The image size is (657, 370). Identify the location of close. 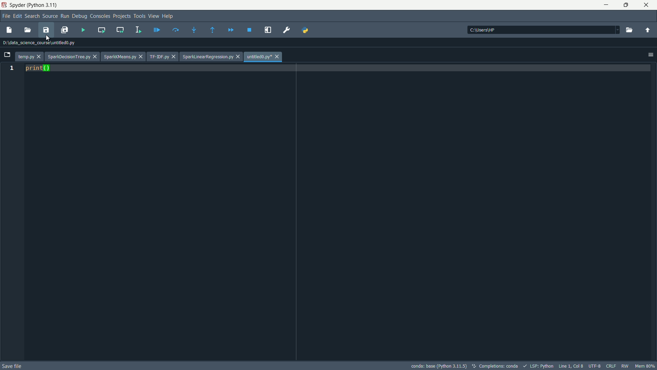
(143, 57).